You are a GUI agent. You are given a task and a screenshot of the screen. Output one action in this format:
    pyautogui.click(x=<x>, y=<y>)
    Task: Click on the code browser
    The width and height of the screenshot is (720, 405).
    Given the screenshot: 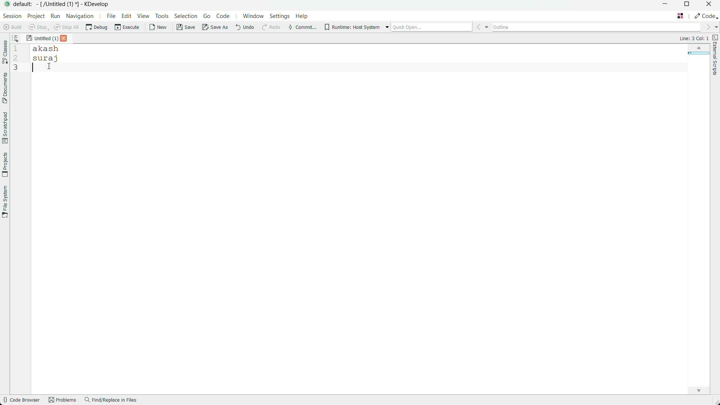 What is the action you would take?
    pyautogui.click(x=21, y=400)
    